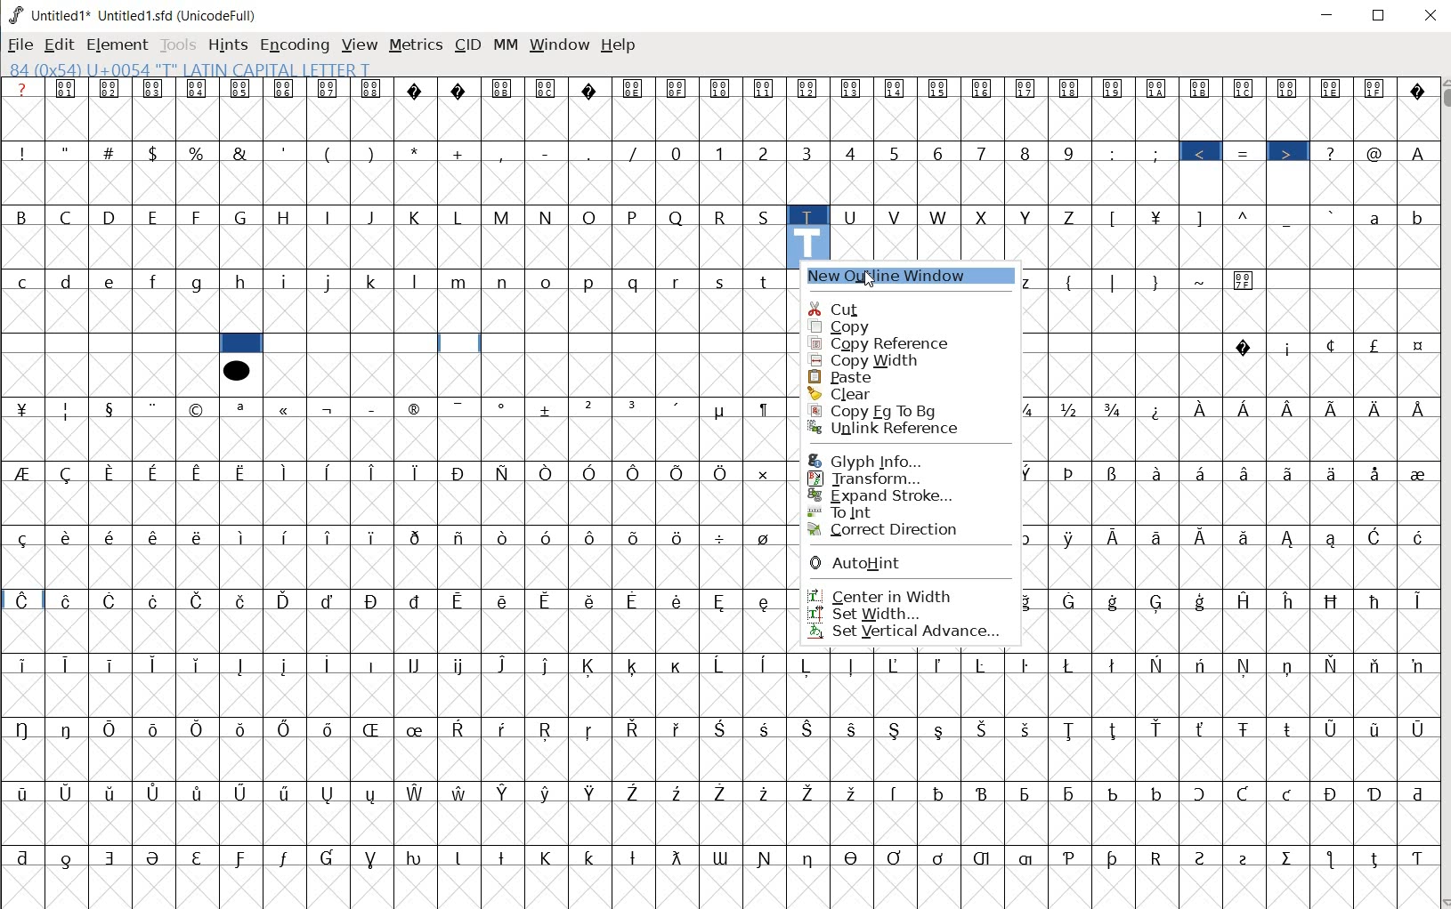 This screenshot has height=909, width=1451. Describe the element at coordinates (854, 152) in the screenshot. I see `4` at that location.